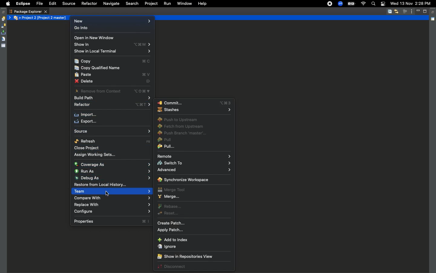 This screenshot has width=436, height=273. I want to click on Assign working sets, so click(97, 155).